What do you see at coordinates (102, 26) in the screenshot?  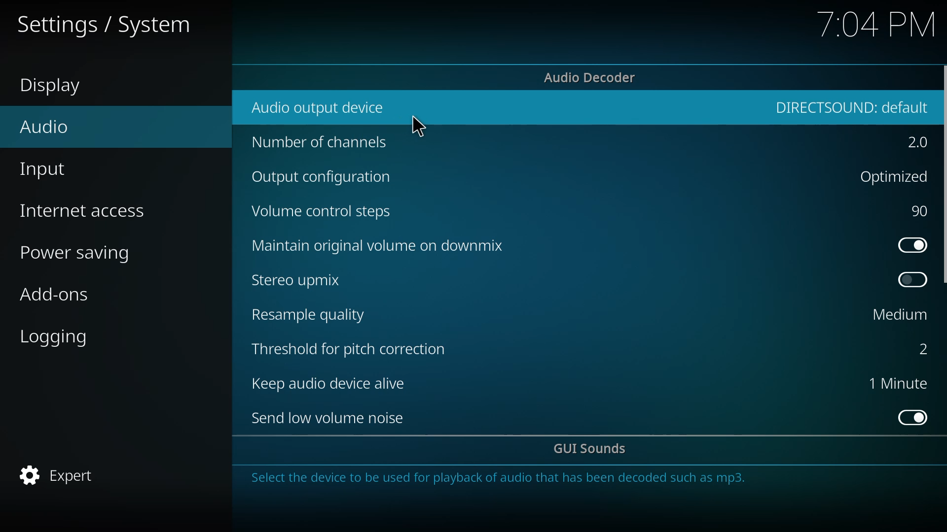 I see `settings/system` at bounding box center [102, 26].